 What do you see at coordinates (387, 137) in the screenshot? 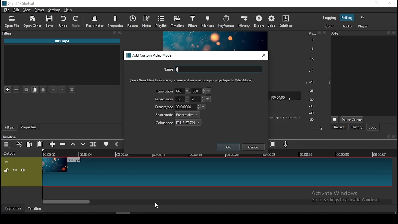
I see `restore` at bounding box center [387, 137].